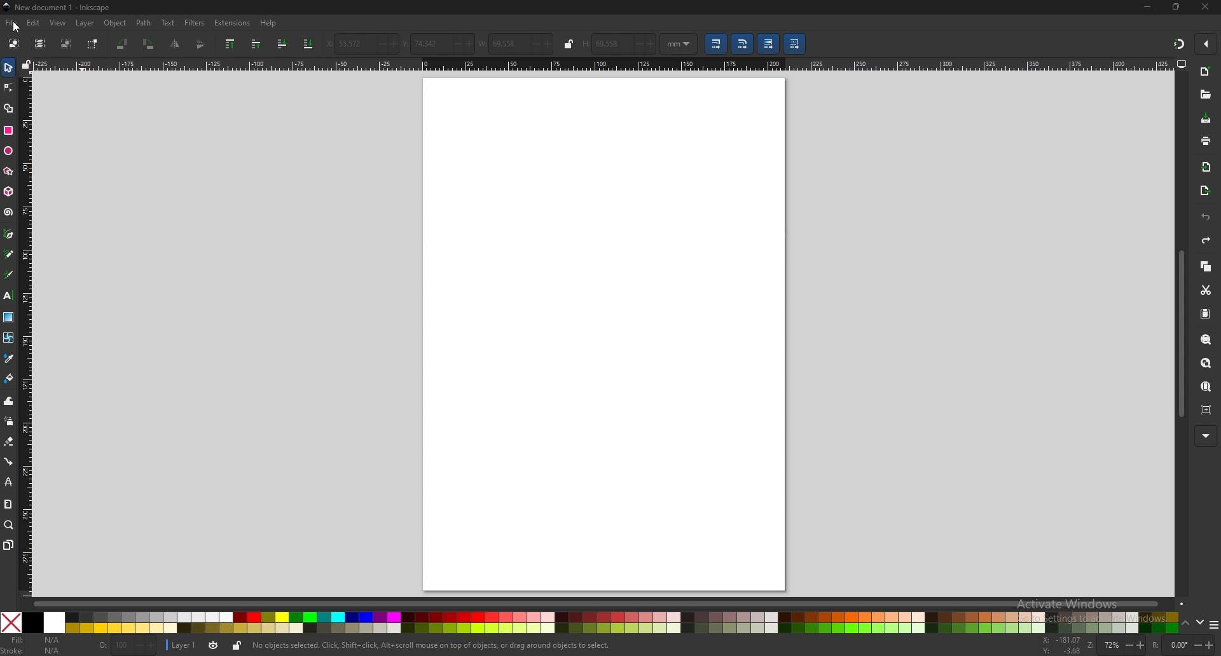 Image resolution: width=1221 pixels, height=656 pixels. What do you see at coordinates (25, 332) in the screenshot?
I see `vertical ruler` at bounding box center [25, 332].